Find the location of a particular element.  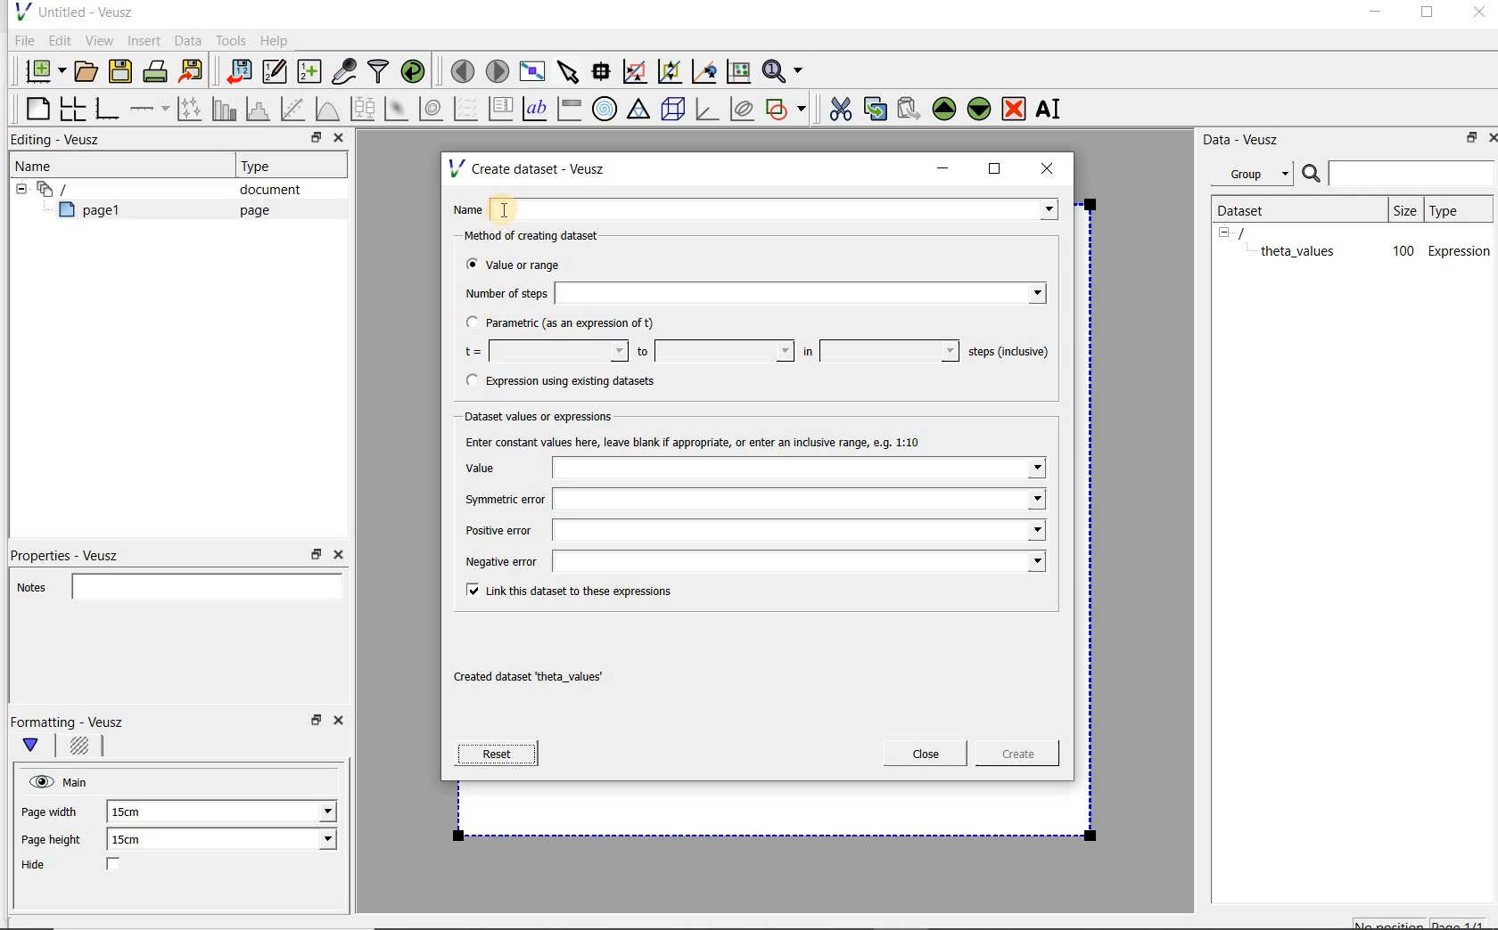

plot a 2d dataset as contours is located at coordinates (432, 109).